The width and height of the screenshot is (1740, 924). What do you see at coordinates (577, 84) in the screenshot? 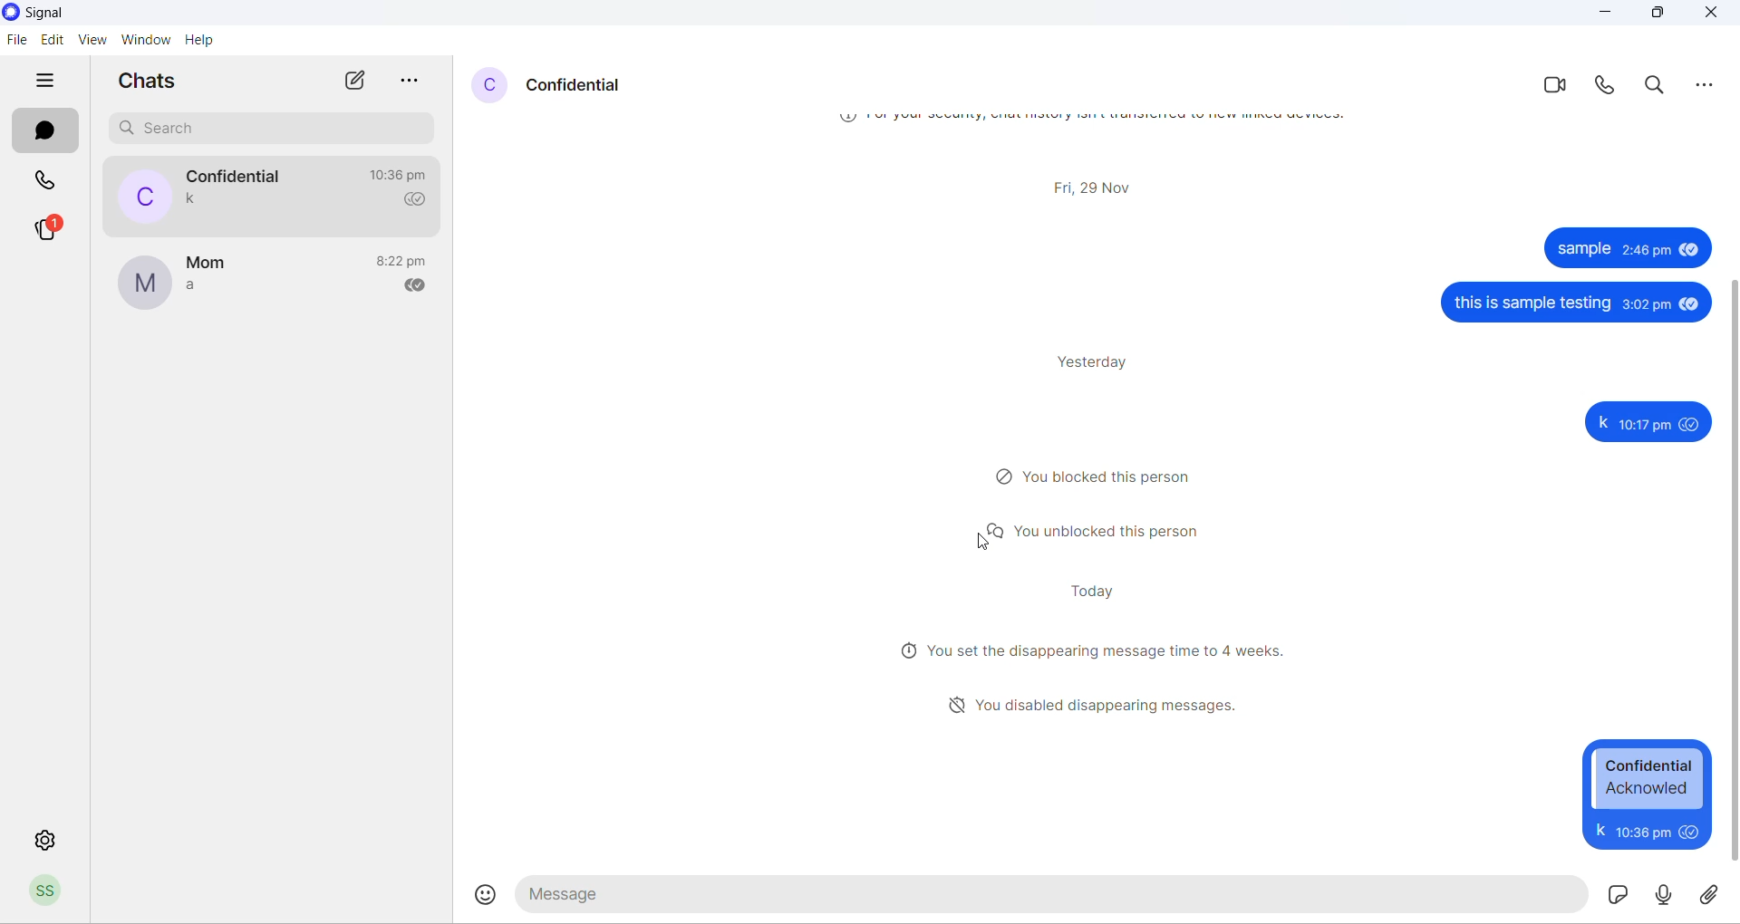
I see `contact name` at bounding box center [577, 84].